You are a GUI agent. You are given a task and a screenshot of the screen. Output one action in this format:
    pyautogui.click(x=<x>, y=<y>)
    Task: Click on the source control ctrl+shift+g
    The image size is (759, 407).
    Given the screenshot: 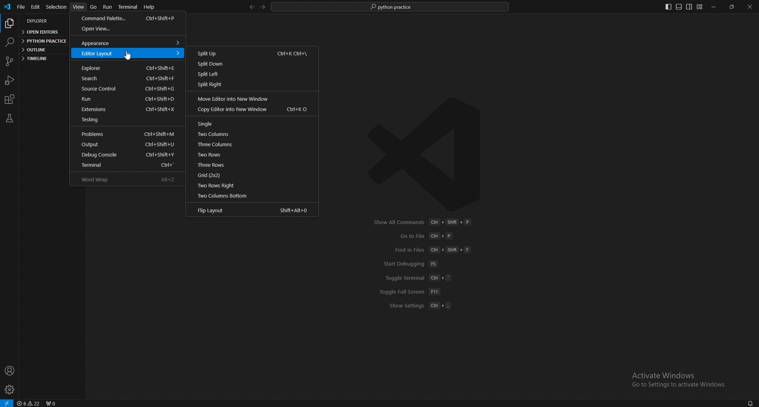 What is the action you would take?
    pyautogui.click(x=125, y=89)
    